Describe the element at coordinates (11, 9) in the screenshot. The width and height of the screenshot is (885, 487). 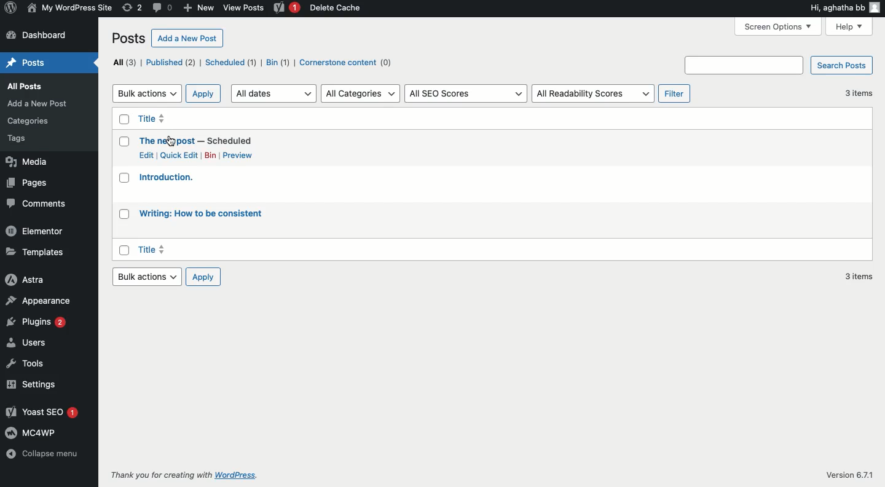
I see `Logo` at that location.